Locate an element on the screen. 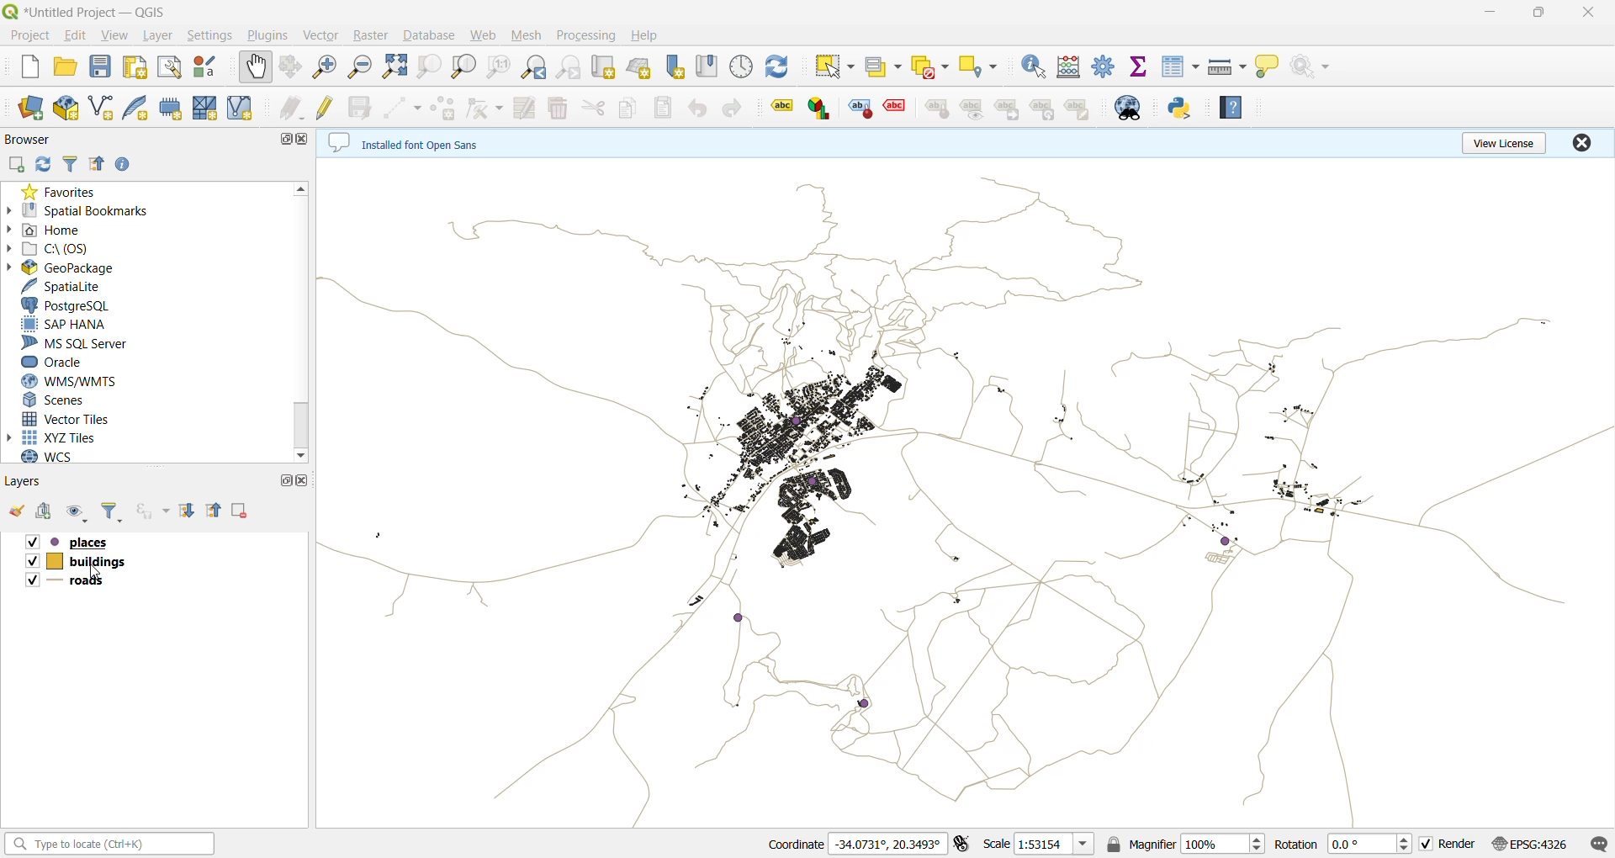 This screenshot has height=858, width=1615. linked label is located at coordinates (1010, 110).